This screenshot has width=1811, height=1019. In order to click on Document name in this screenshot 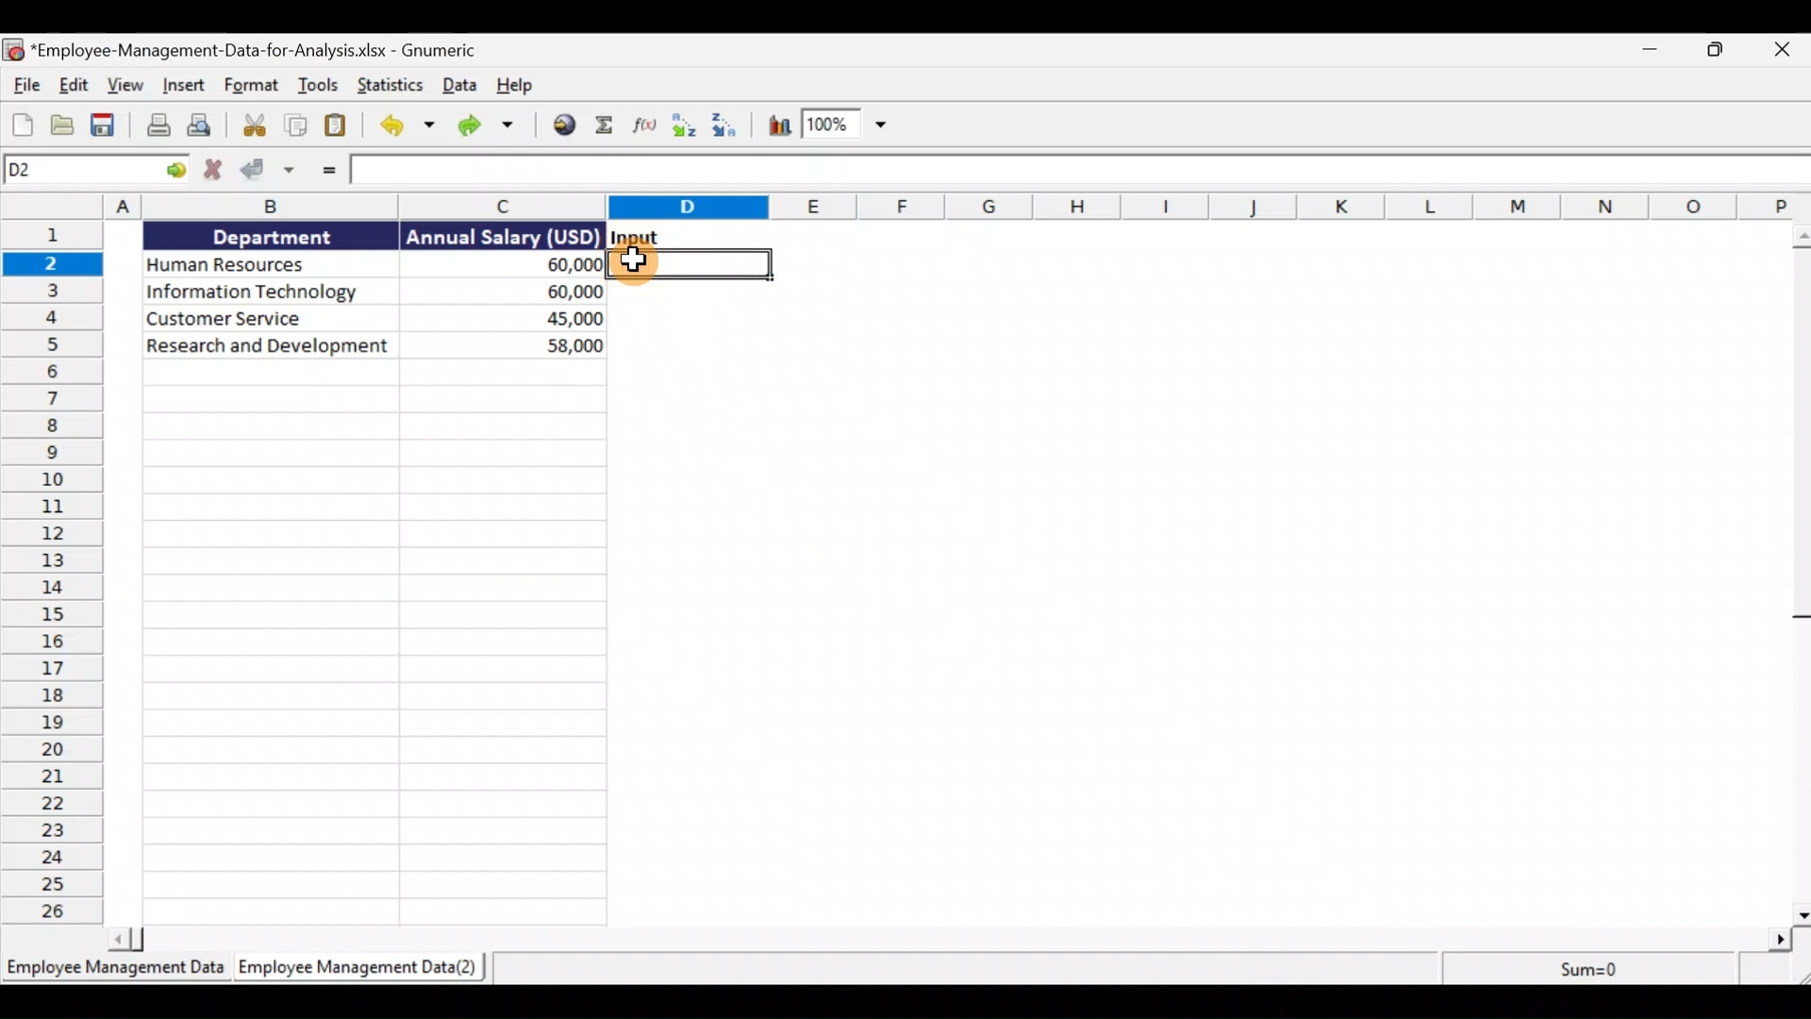, I will do `click(241, 50)`.